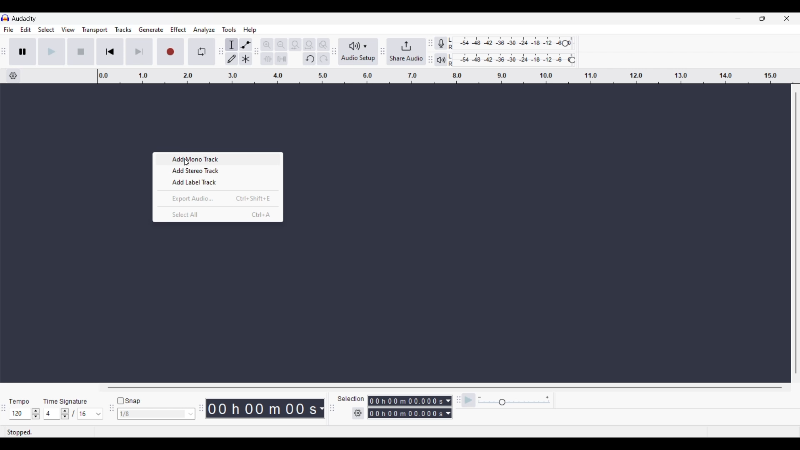  I want to click on File menu, so click(8, 30).